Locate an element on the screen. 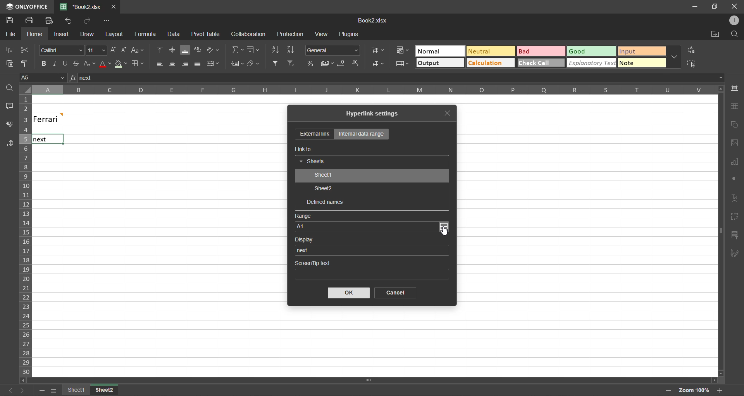 Image resolution: width=744 pixels, height=396 pixels. quick print is located at coordinates (49, 20).